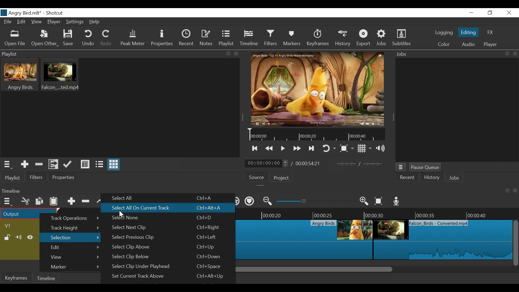 Image resolution: width=519 pixels, height=292 pixels. I want to click on Select Clip Above, so click(171, 247).